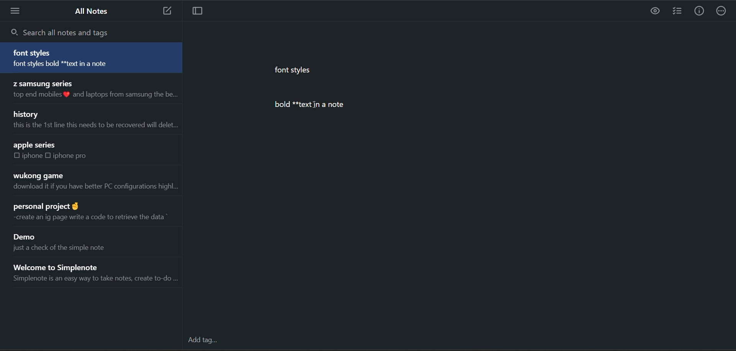 This screenshot has height=351, width=736. What do you see at coordinates (72, 65) in the screenshot?
I see `font styles bold text in a note` at bounding box center [72, 65].